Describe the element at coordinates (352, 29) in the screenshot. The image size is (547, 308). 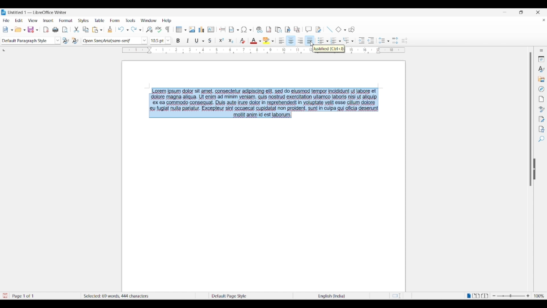
I see `Show draw functions` at that location.